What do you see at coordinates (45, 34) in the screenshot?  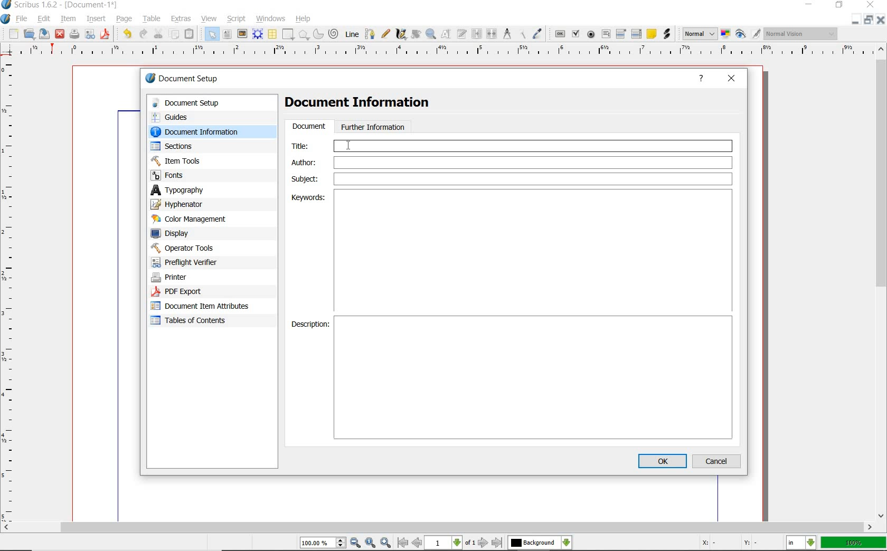 I see `save` at bounding box center [45, 34].